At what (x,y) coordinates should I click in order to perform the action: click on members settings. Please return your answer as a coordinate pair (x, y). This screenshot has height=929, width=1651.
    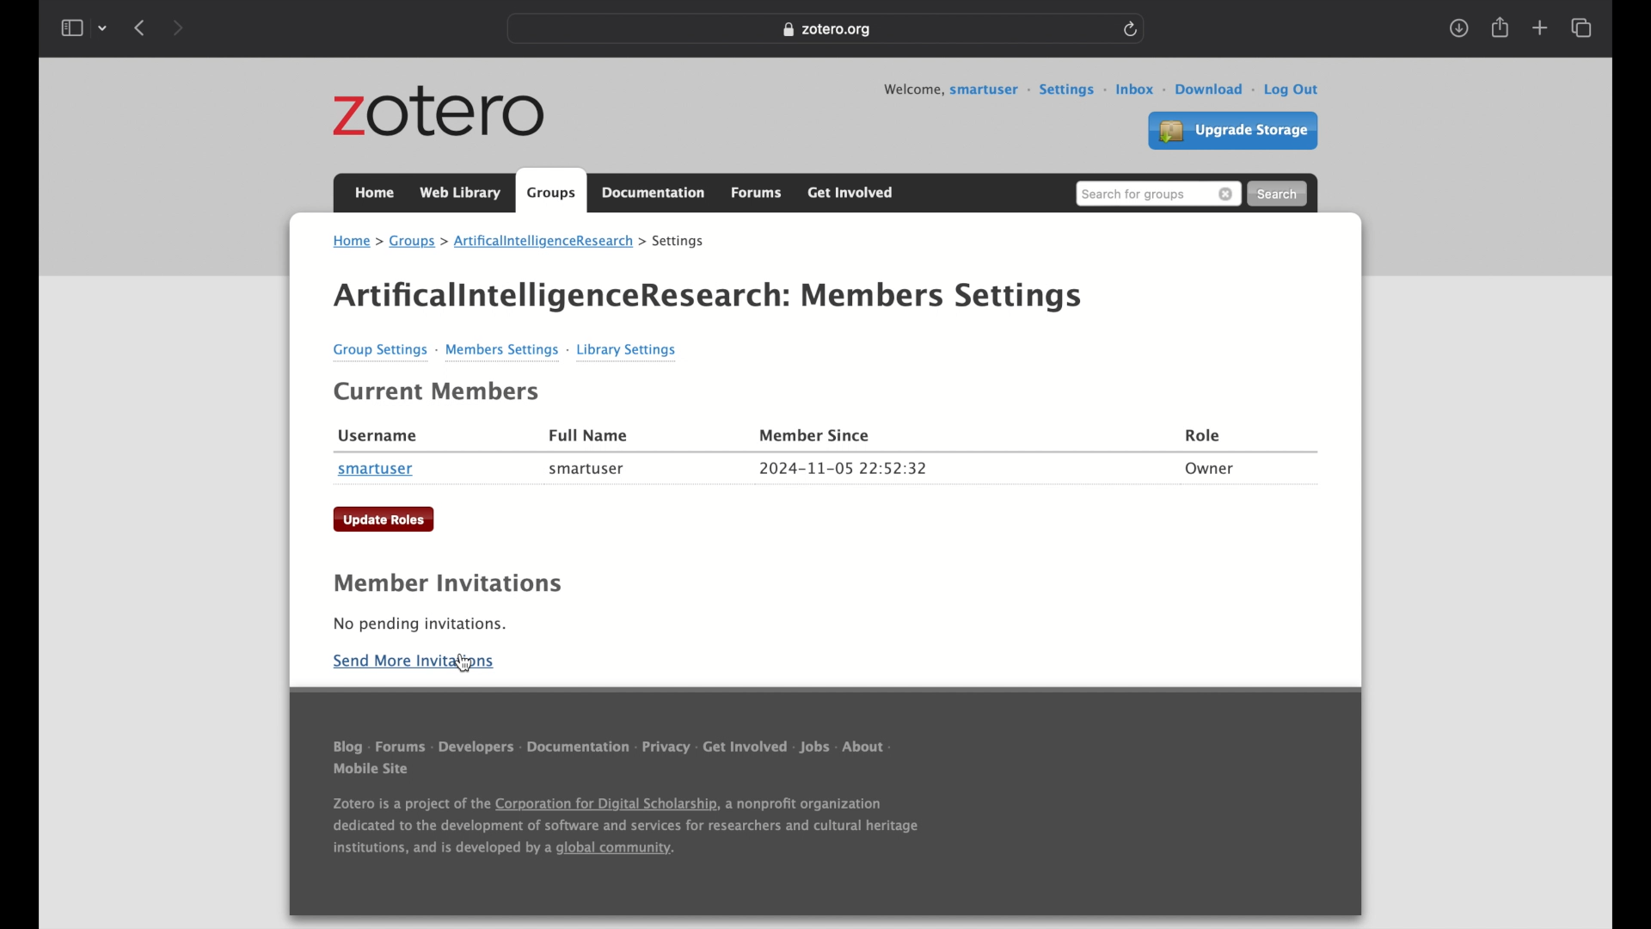
    Looking at the image, I should click on (506, 349).